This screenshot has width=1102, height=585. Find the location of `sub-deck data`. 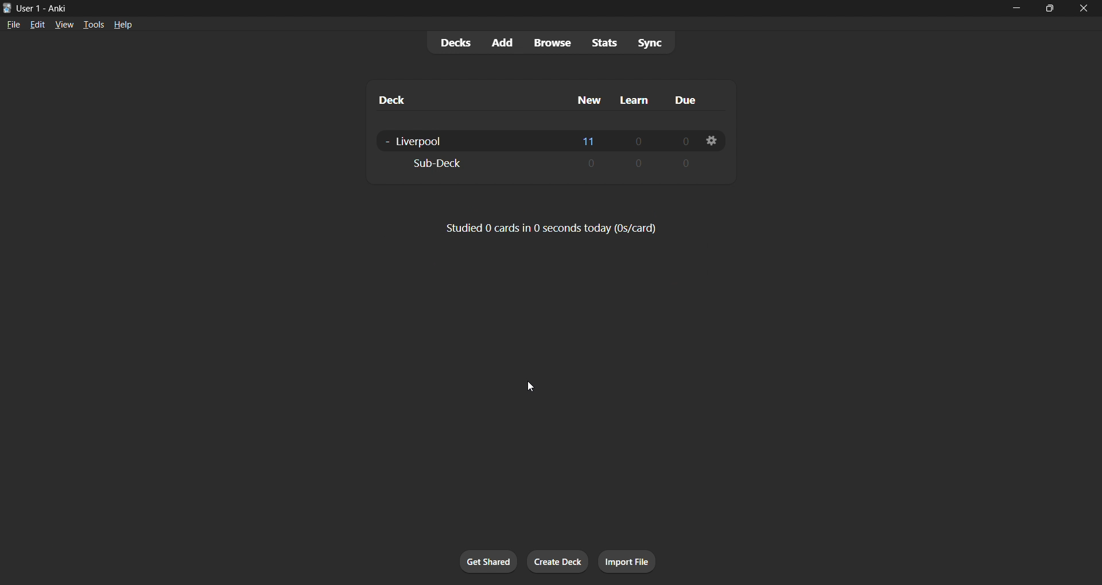

sub-deck data is located at coordinates (545, 163).